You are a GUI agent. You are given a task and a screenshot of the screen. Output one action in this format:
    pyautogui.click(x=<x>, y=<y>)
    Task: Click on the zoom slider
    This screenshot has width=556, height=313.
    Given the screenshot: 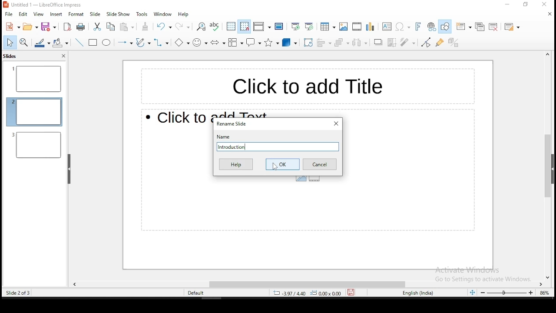 What is the action you would take?
    pyautogui.click(x=507, y=293)
    